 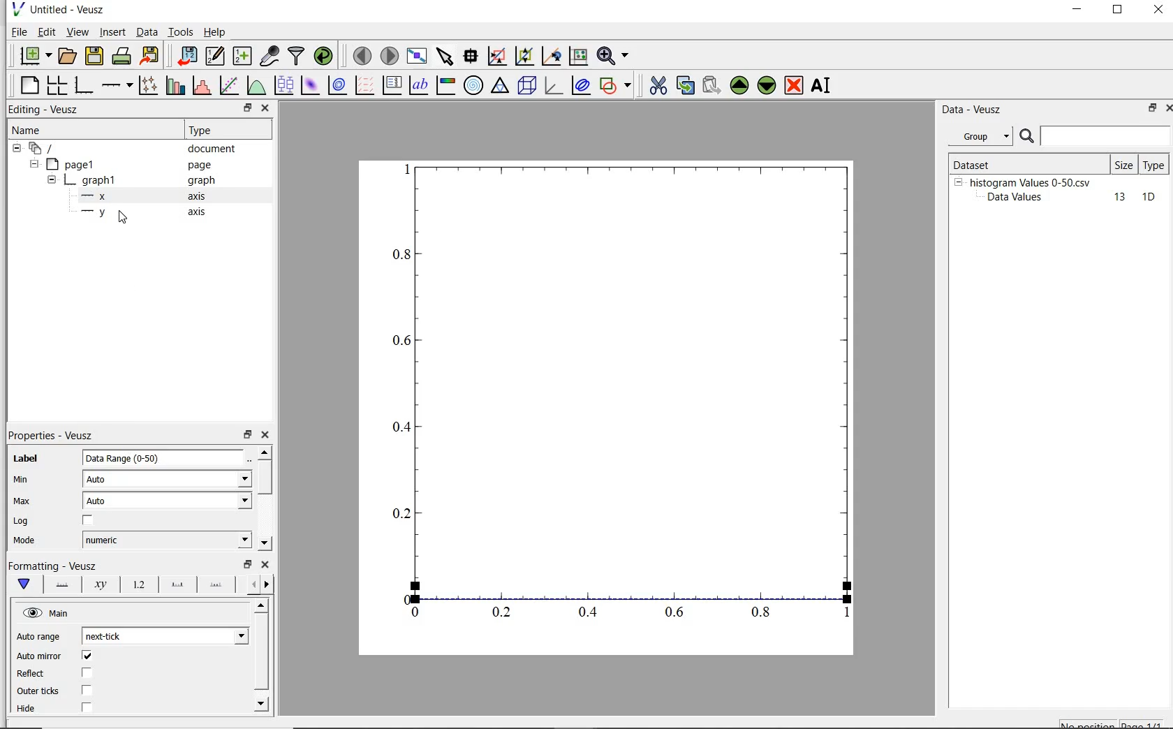 I want to click on minor ticks, so click(x=216, y=586).